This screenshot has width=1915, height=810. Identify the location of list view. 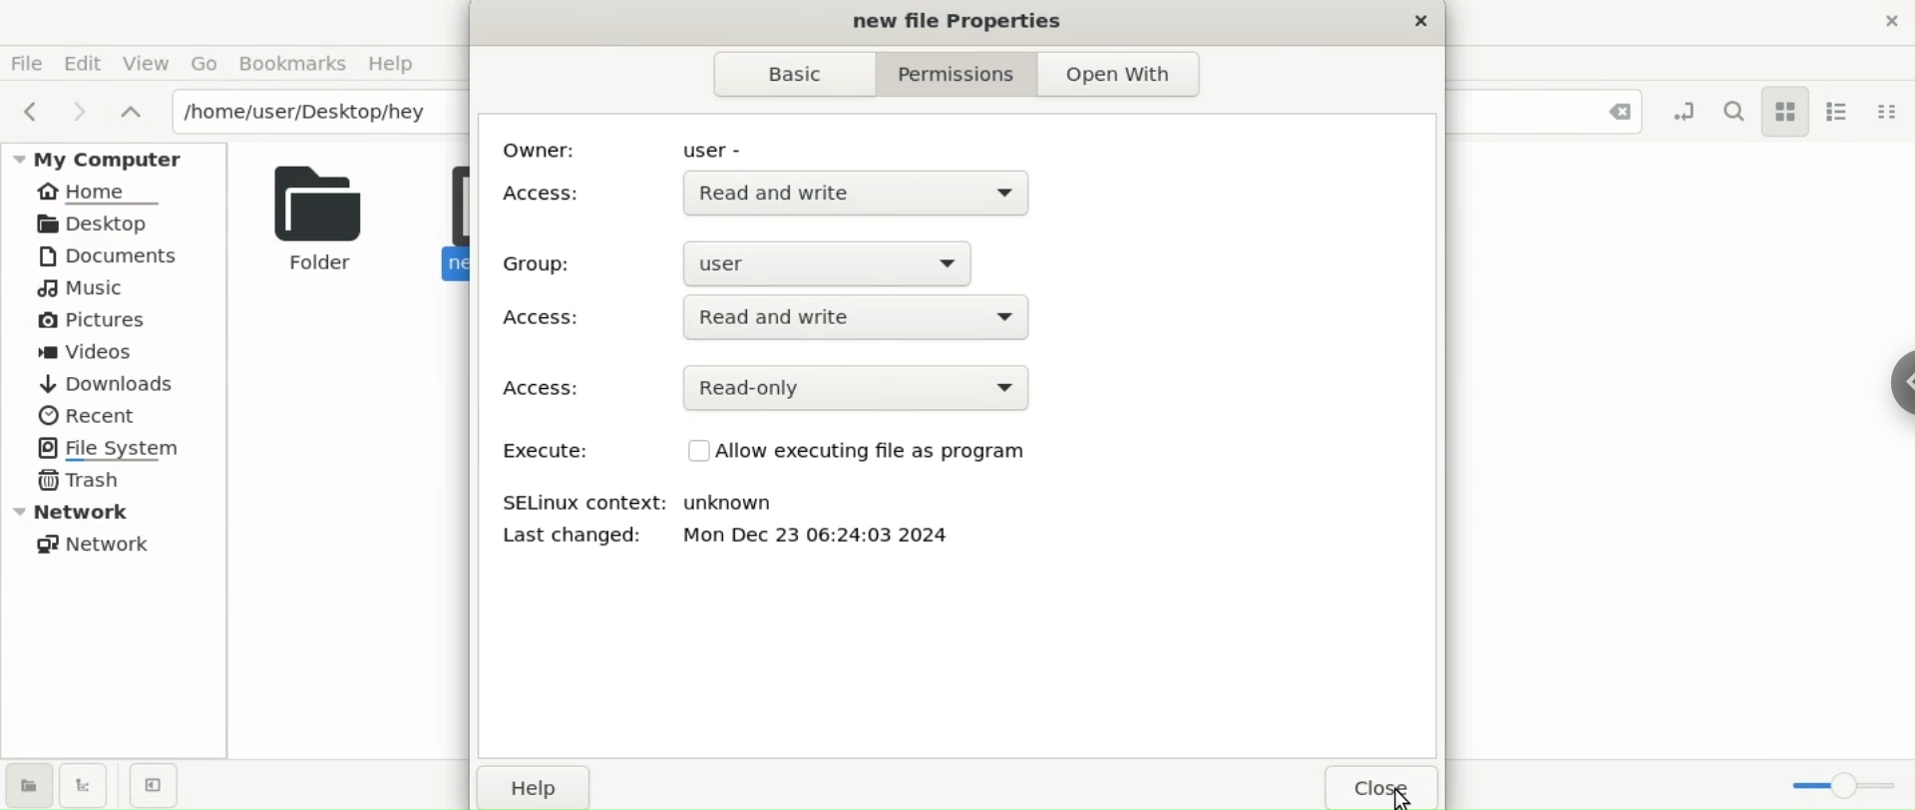
(1838, 109).